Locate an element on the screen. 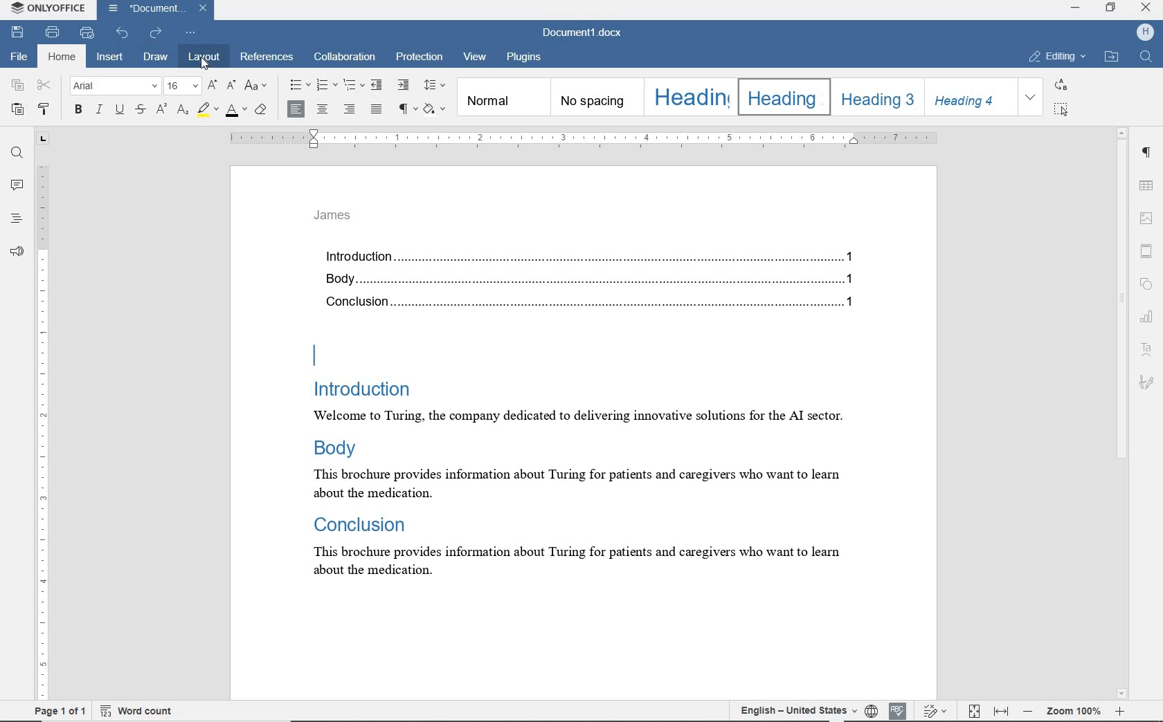  multilevel list is located at coordinates (354, 86).